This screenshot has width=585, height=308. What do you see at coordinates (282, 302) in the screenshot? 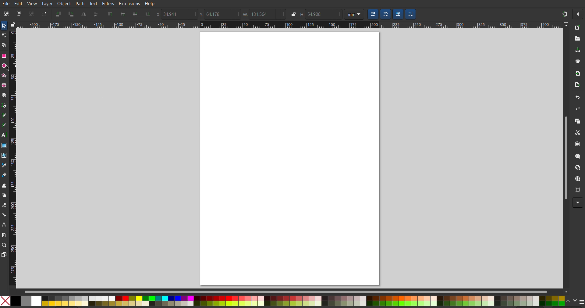
I see `` at bounding box center [282, 302].